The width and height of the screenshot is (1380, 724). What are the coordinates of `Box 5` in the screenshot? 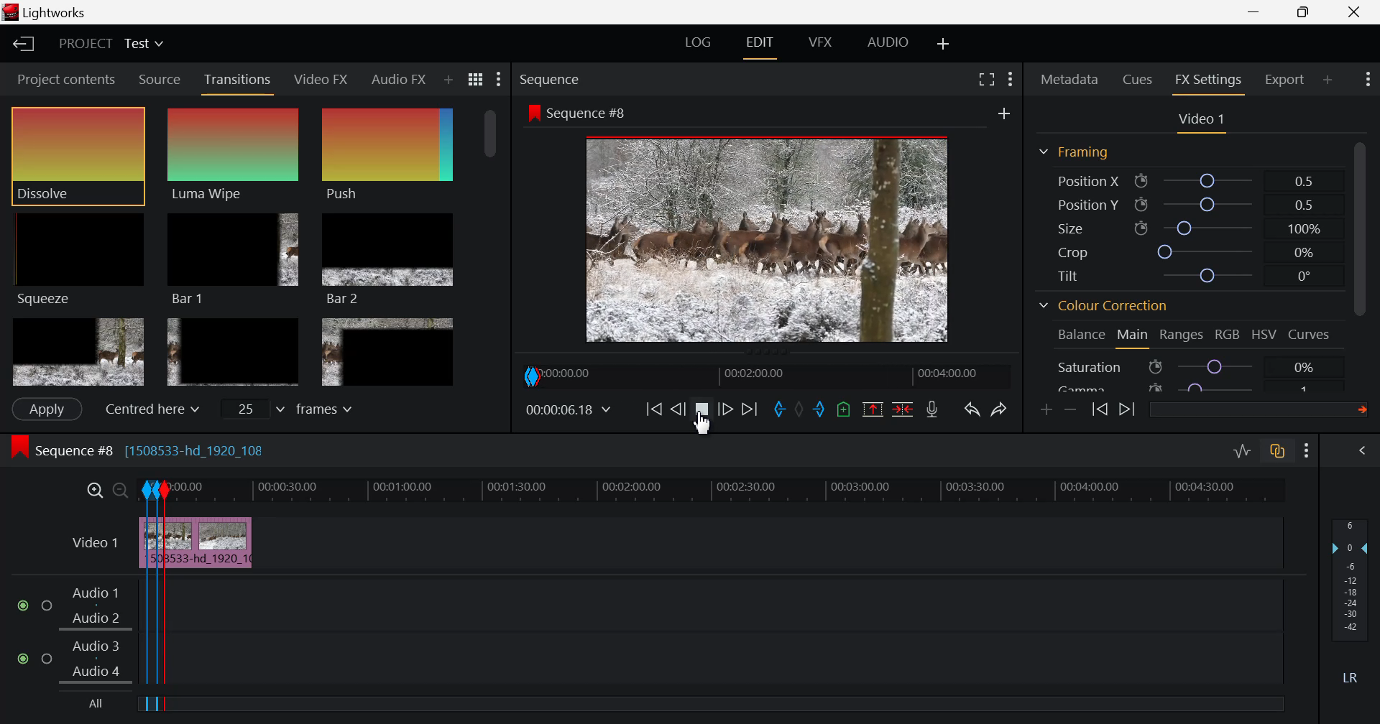 It's located at (234, 353).